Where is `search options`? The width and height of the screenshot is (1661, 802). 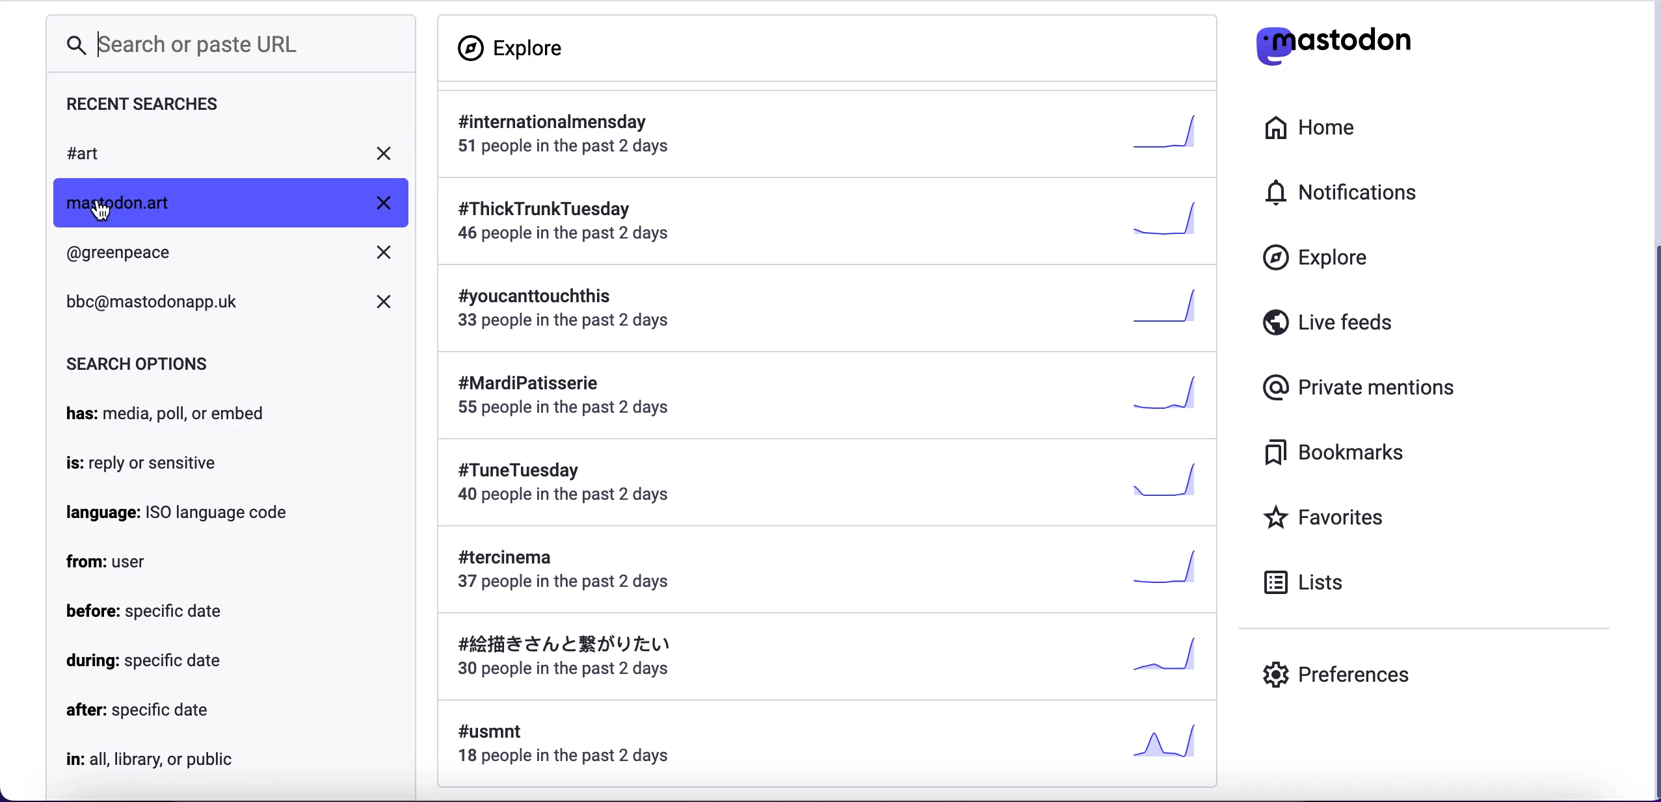 search options is located at coordinates (138, 361).